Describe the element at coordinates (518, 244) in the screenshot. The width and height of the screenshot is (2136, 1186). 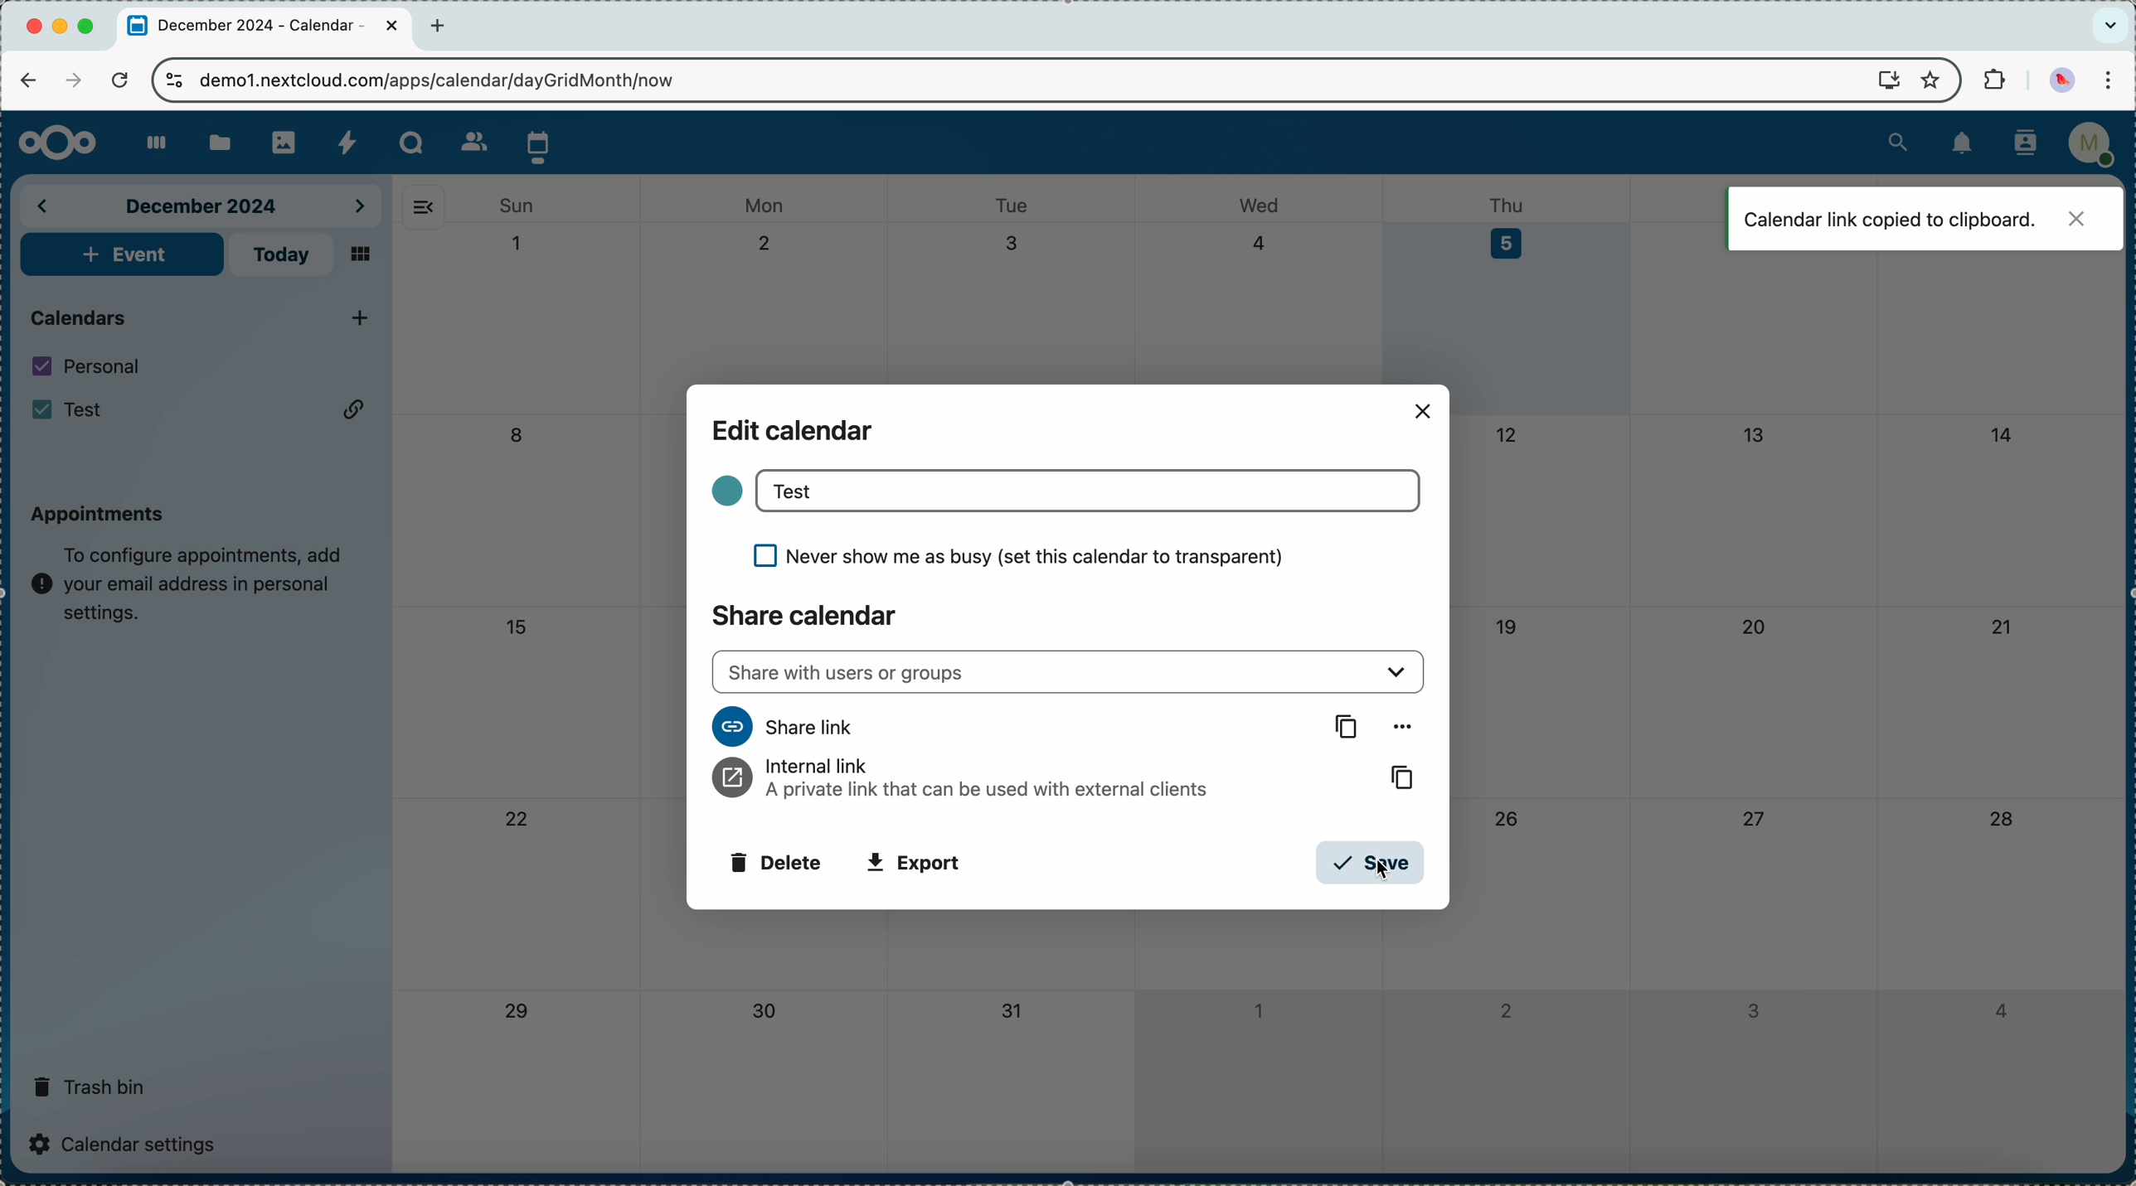
I see `1` at that location.